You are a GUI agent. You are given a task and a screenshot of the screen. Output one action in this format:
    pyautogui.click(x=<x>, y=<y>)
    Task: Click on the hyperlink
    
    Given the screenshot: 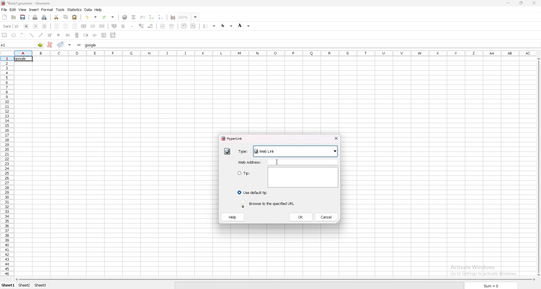 What is the action you would take?
    pyautogui.click(x=125, y=17)
    